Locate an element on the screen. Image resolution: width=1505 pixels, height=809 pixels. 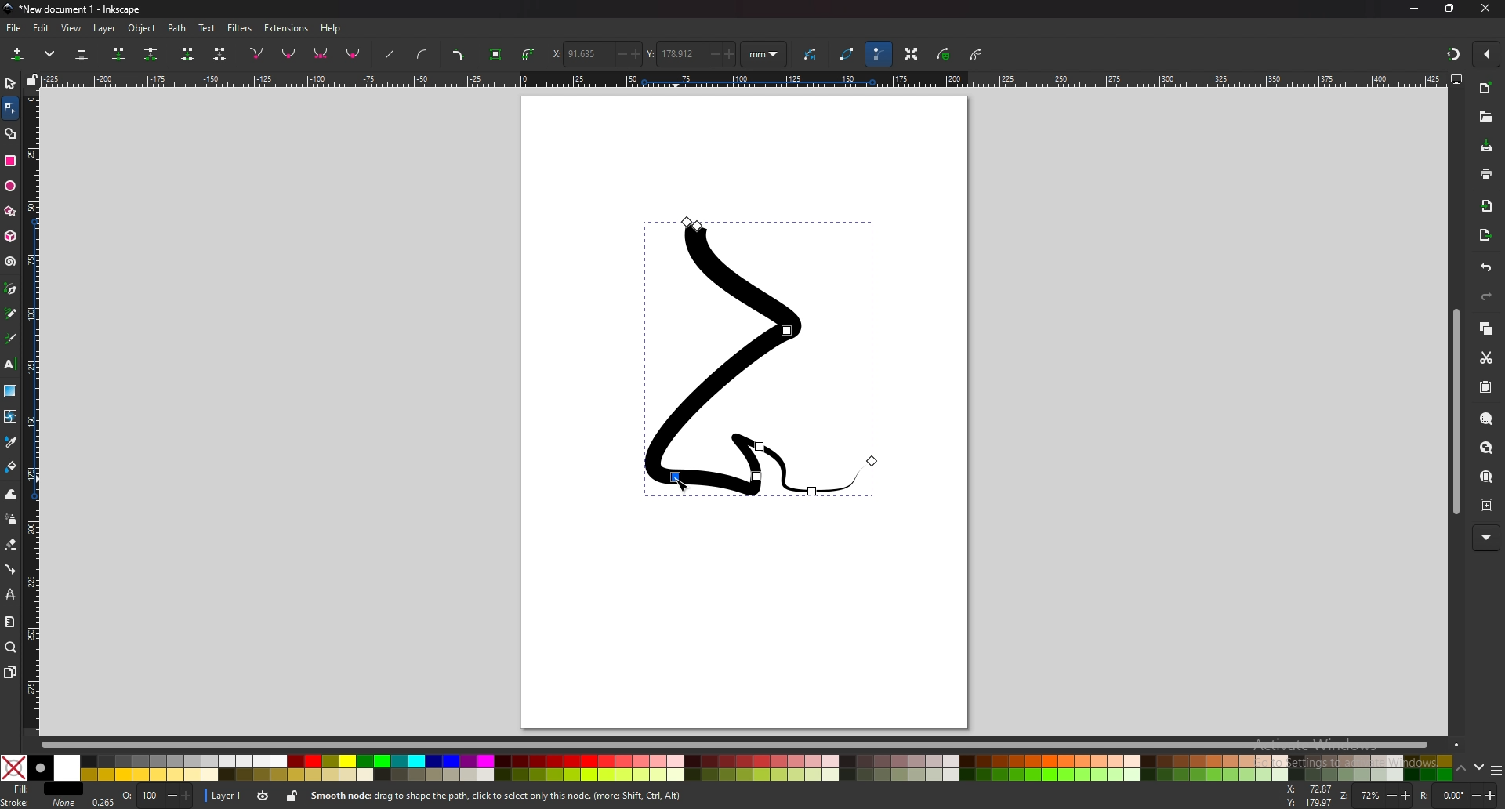
text is located at coordinates (206, 28).